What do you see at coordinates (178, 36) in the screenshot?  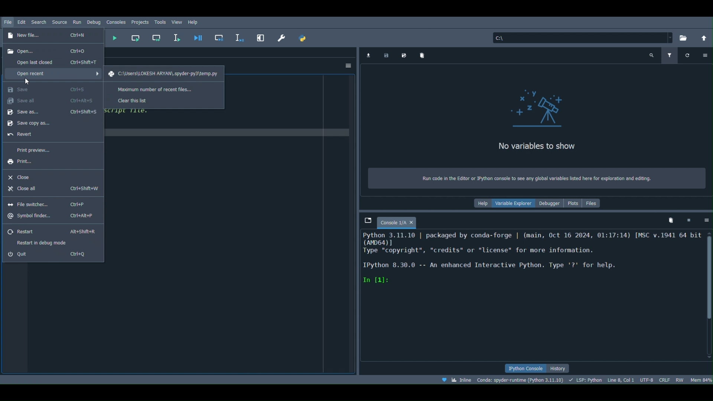 I see `Run selection or current line (F9)` at bounding box center [178, 36].